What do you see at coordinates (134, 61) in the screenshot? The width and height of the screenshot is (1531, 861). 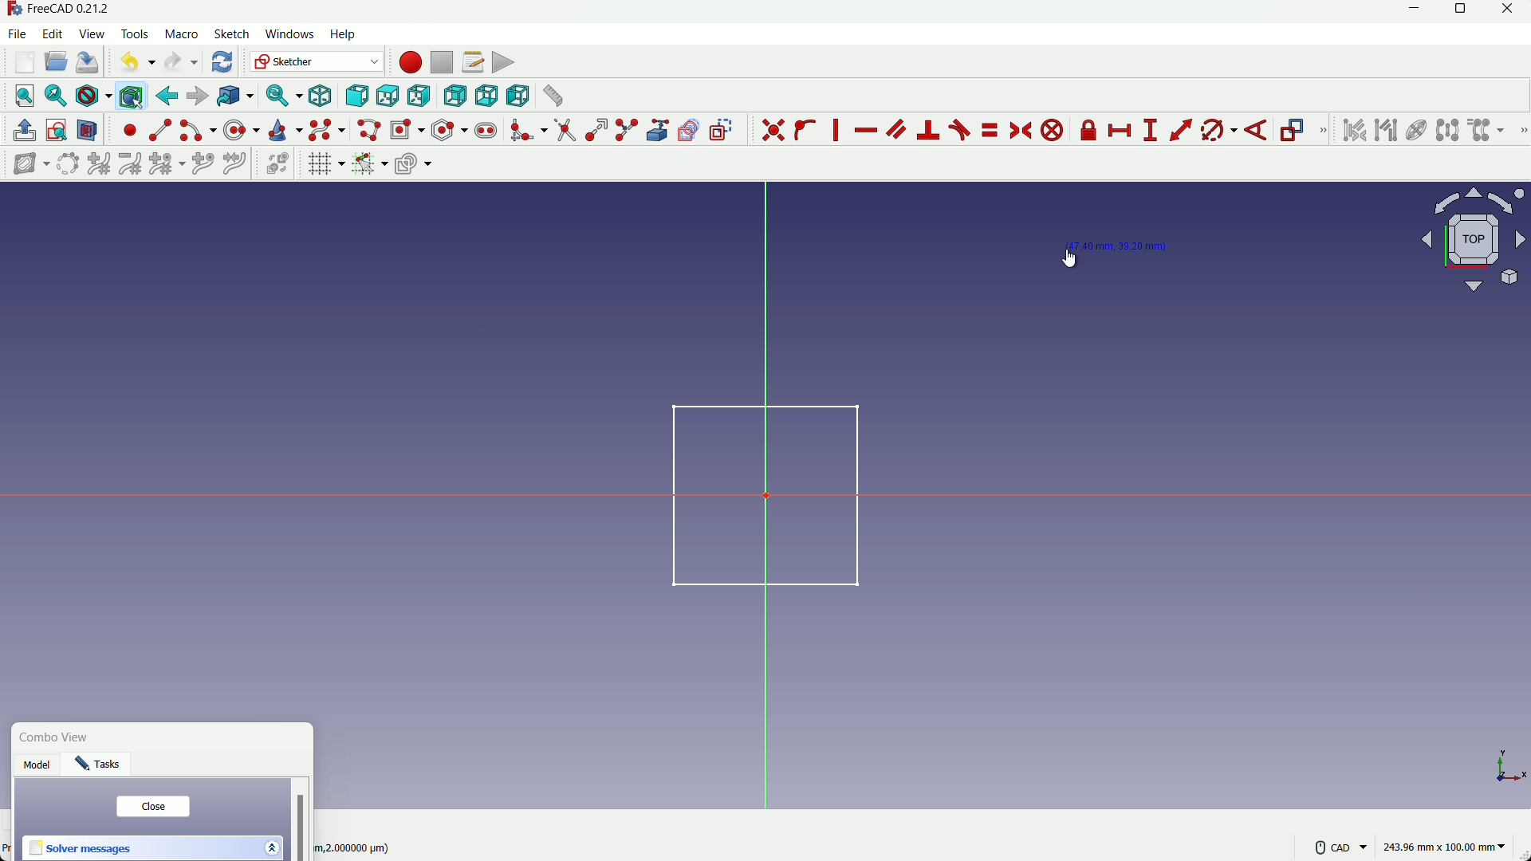 I see `undo` at bounding box center [134, 61].